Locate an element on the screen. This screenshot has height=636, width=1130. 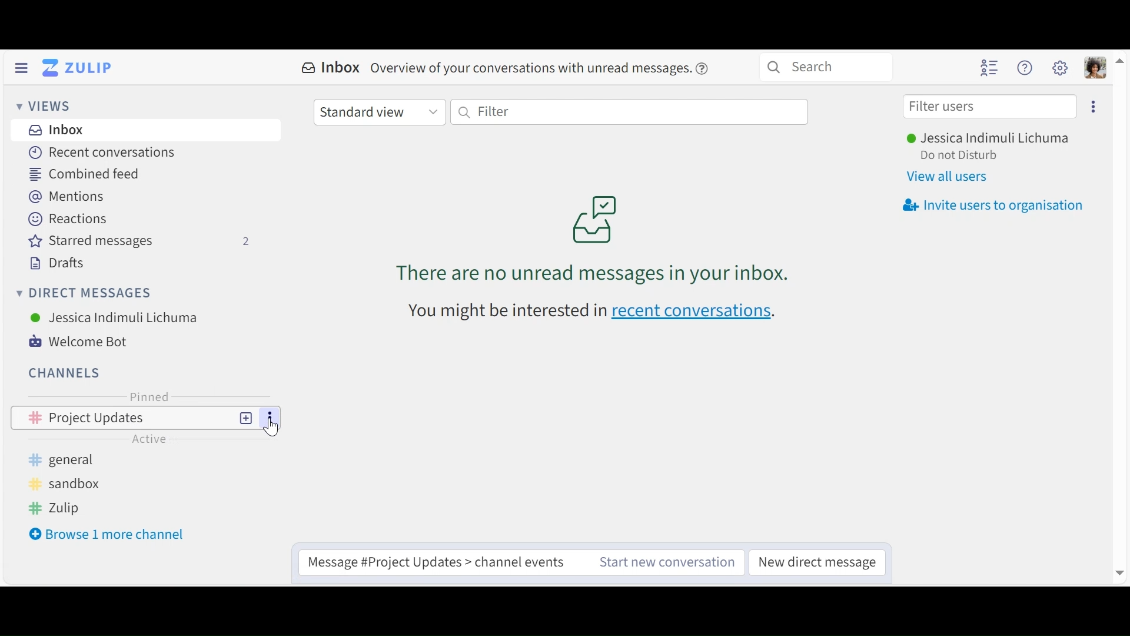
User is located at coordinates (115, 317).